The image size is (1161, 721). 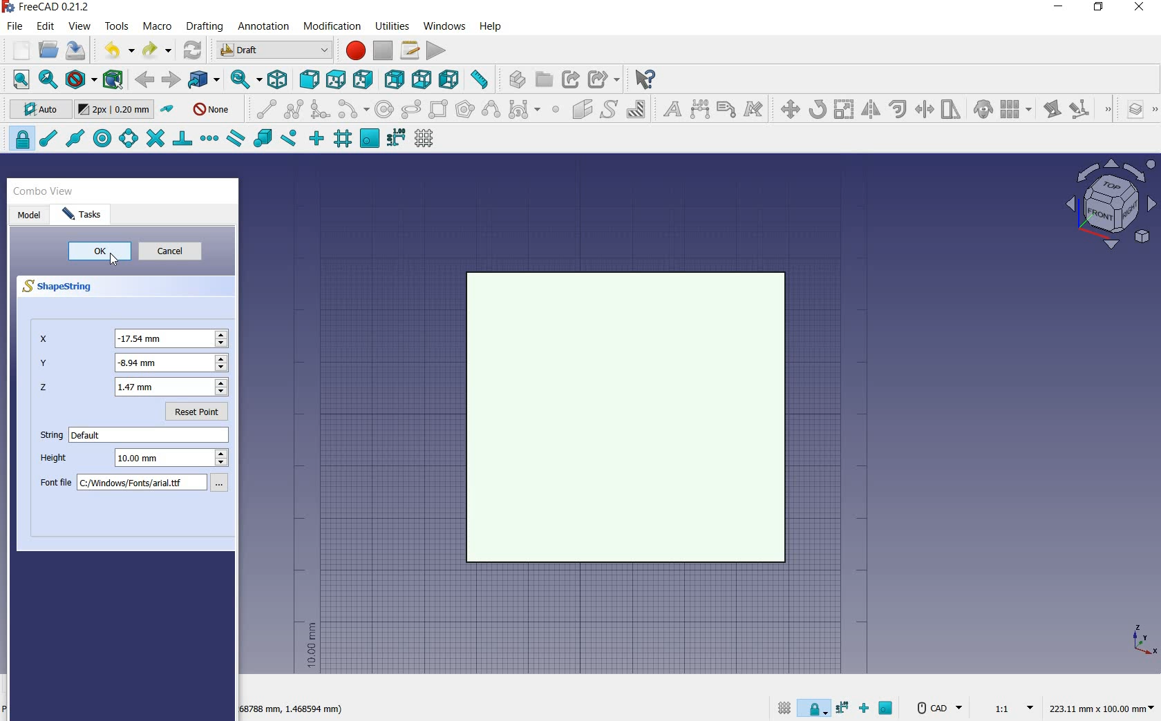 What do you see at coordinates (64, 287) in the screenshot?
I see `ShapeString` at bounding box center [64, 287].